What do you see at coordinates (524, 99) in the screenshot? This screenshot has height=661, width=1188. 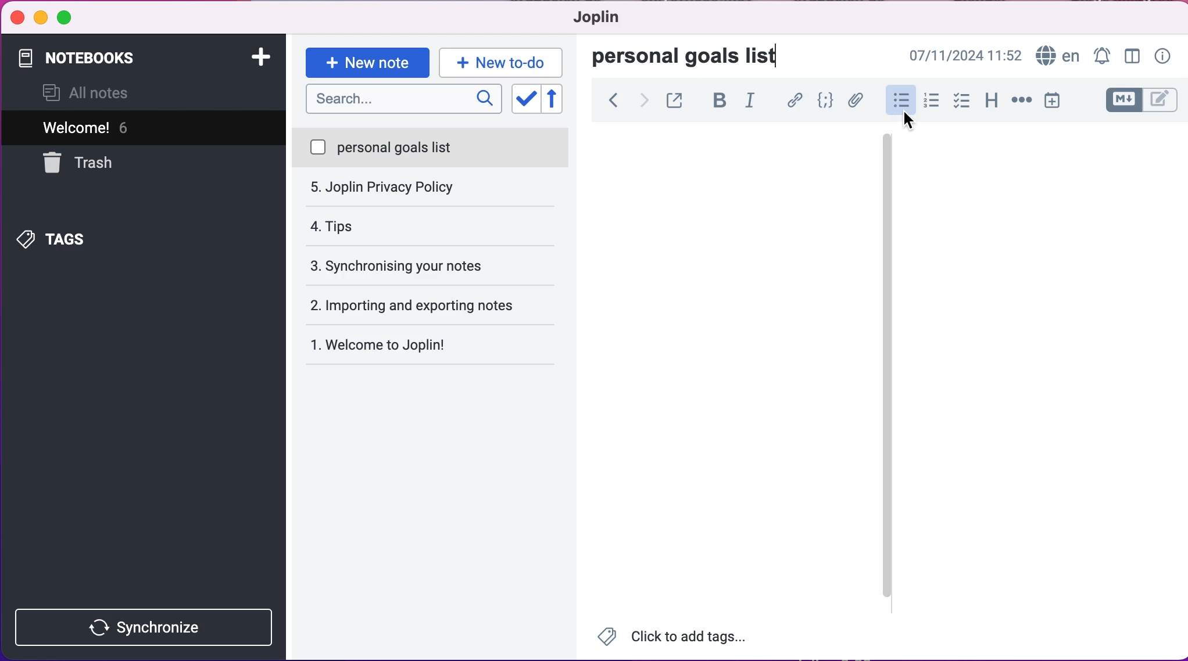 I see `toggle sort order field` at bounding box center [524, 99].